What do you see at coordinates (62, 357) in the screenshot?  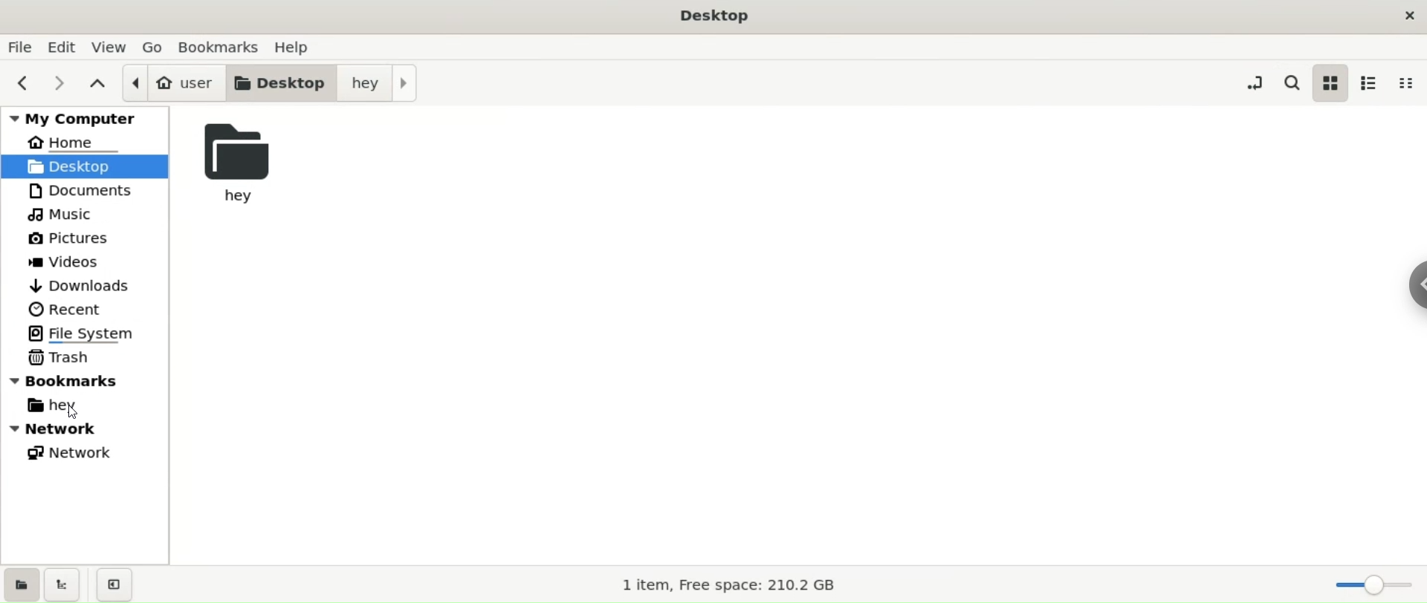 I see `trash` at bounding box center [62, 357].